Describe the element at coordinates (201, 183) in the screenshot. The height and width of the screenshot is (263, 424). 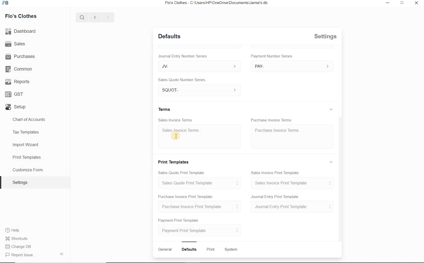
I see `Sales Quote Print Template` at that location.